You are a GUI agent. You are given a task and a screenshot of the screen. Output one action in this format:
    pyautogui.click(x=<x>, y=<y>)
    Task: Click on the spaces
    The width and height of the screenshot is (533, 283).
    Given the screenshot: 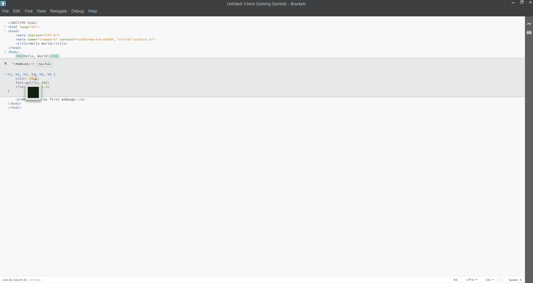 What is the action you would take?
    pyautogui.click(x=516, y=279)
    